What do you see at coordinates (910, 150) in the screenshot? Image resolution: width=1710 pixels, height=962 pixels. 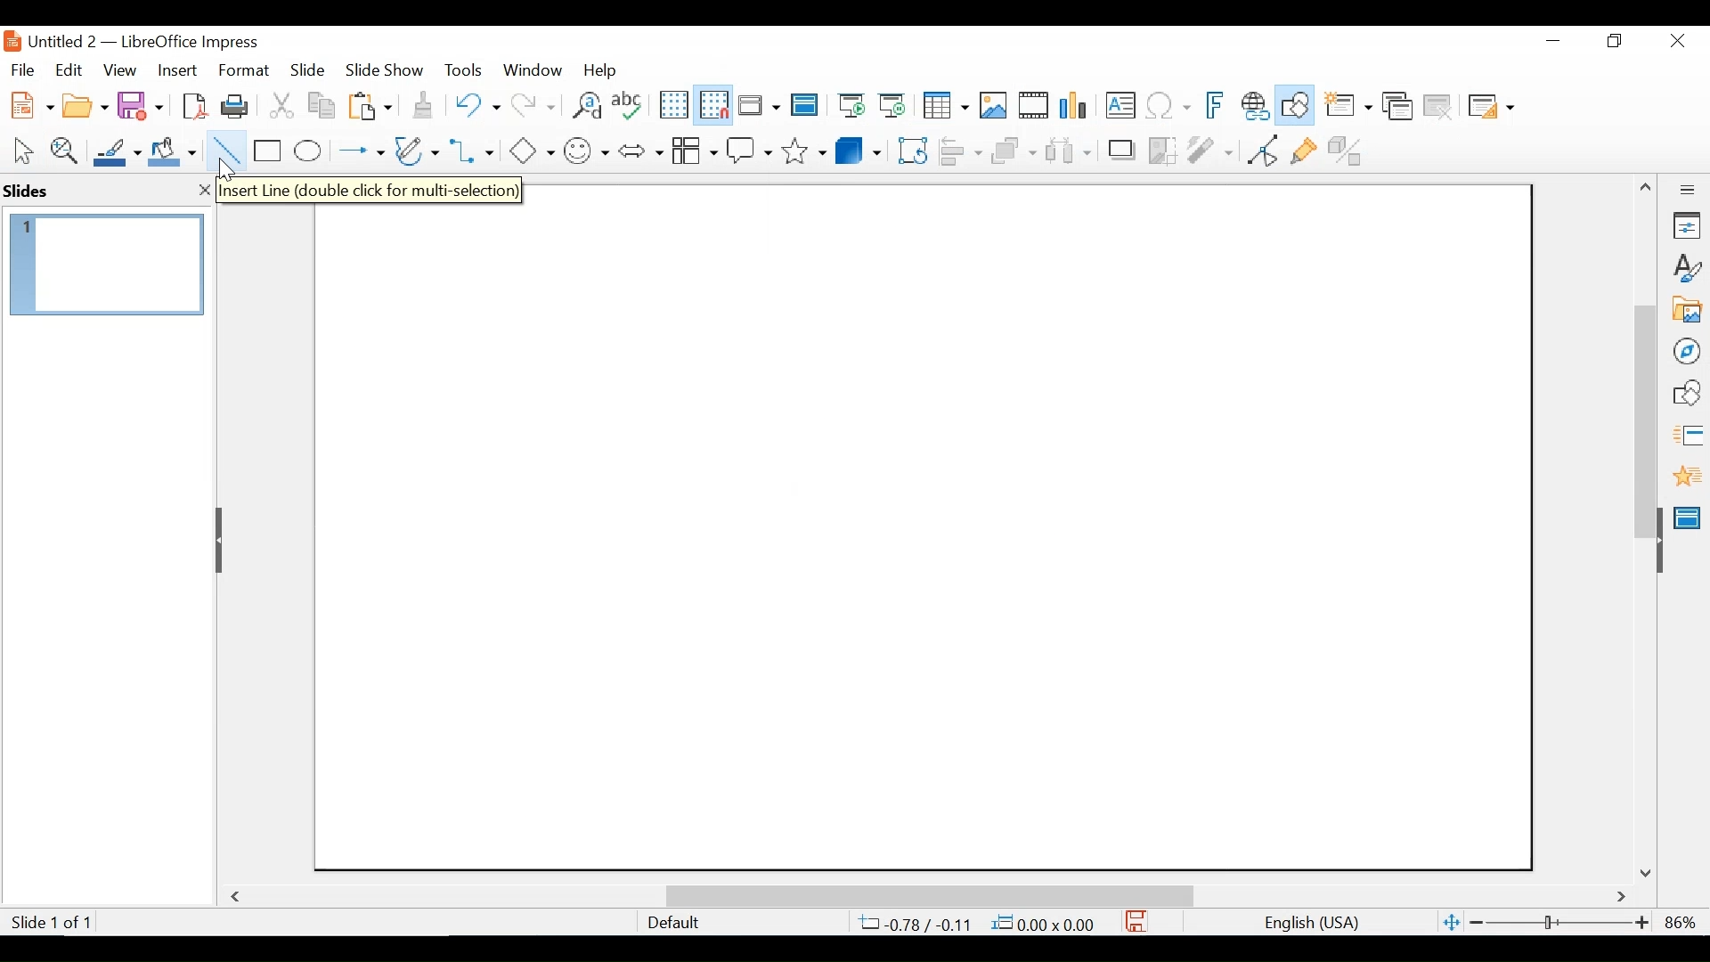 I see `Rotate` at bounding box center [910, 150].